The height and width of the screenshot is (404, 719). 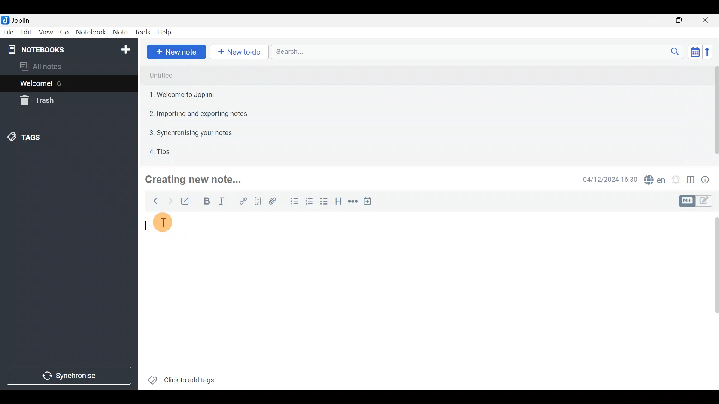 I want to click on 2. Importing and exporting notes, so click(x=201, y=114).